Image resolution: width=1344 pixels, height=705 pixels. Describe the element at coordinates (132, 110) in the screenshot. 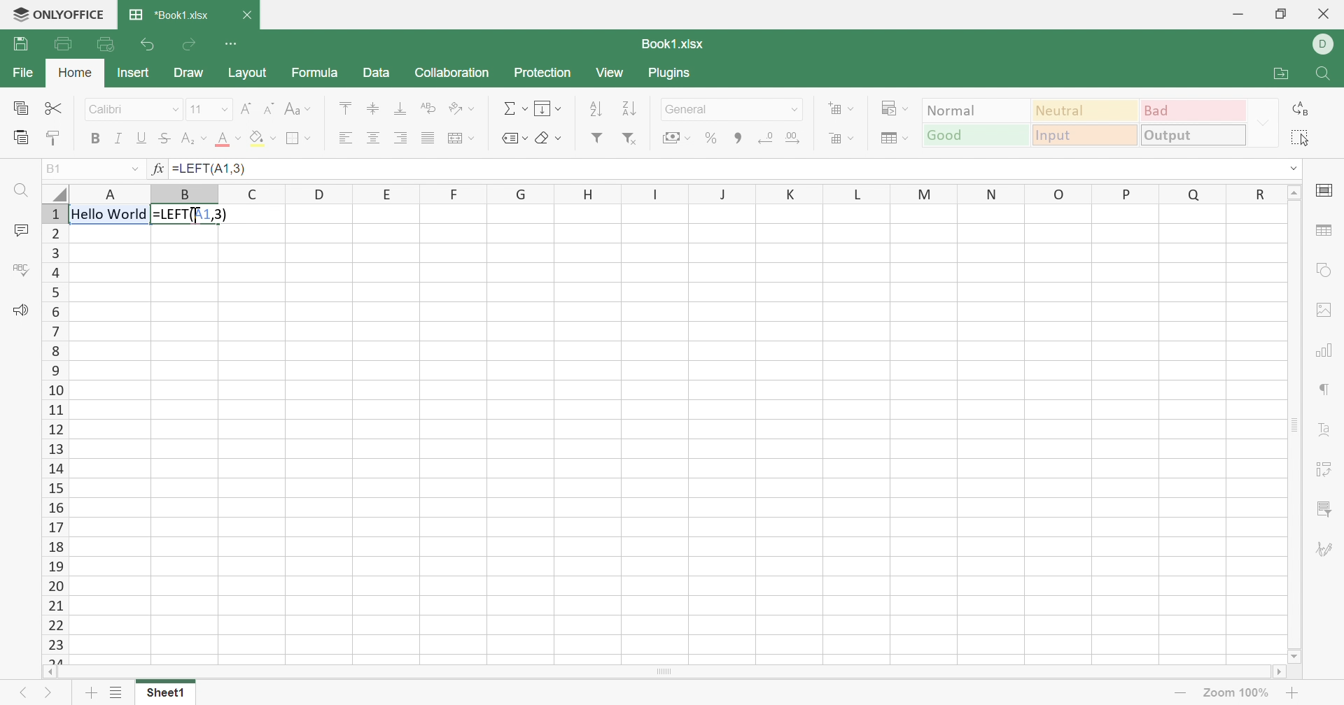

I see `Font` at that location.